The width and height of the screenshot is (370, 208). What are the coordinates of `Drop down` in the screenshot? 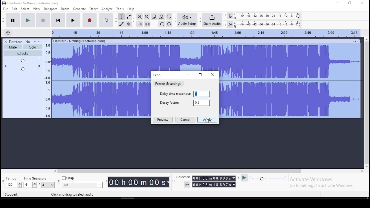 It's located at (168, 182).